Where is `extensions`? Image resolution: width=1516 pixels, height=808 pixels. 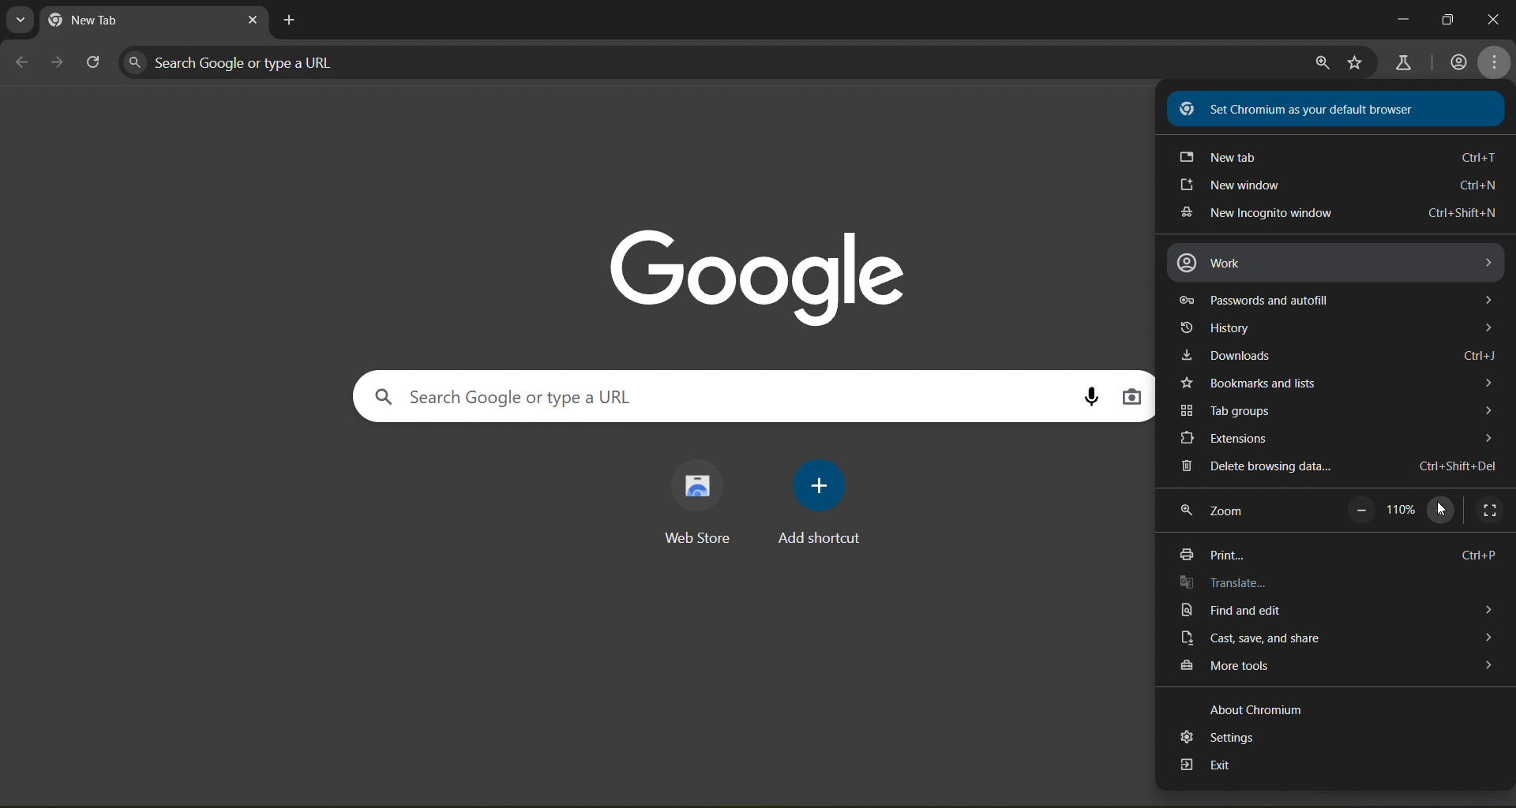
extensions is located at coordinates (1333, 440).